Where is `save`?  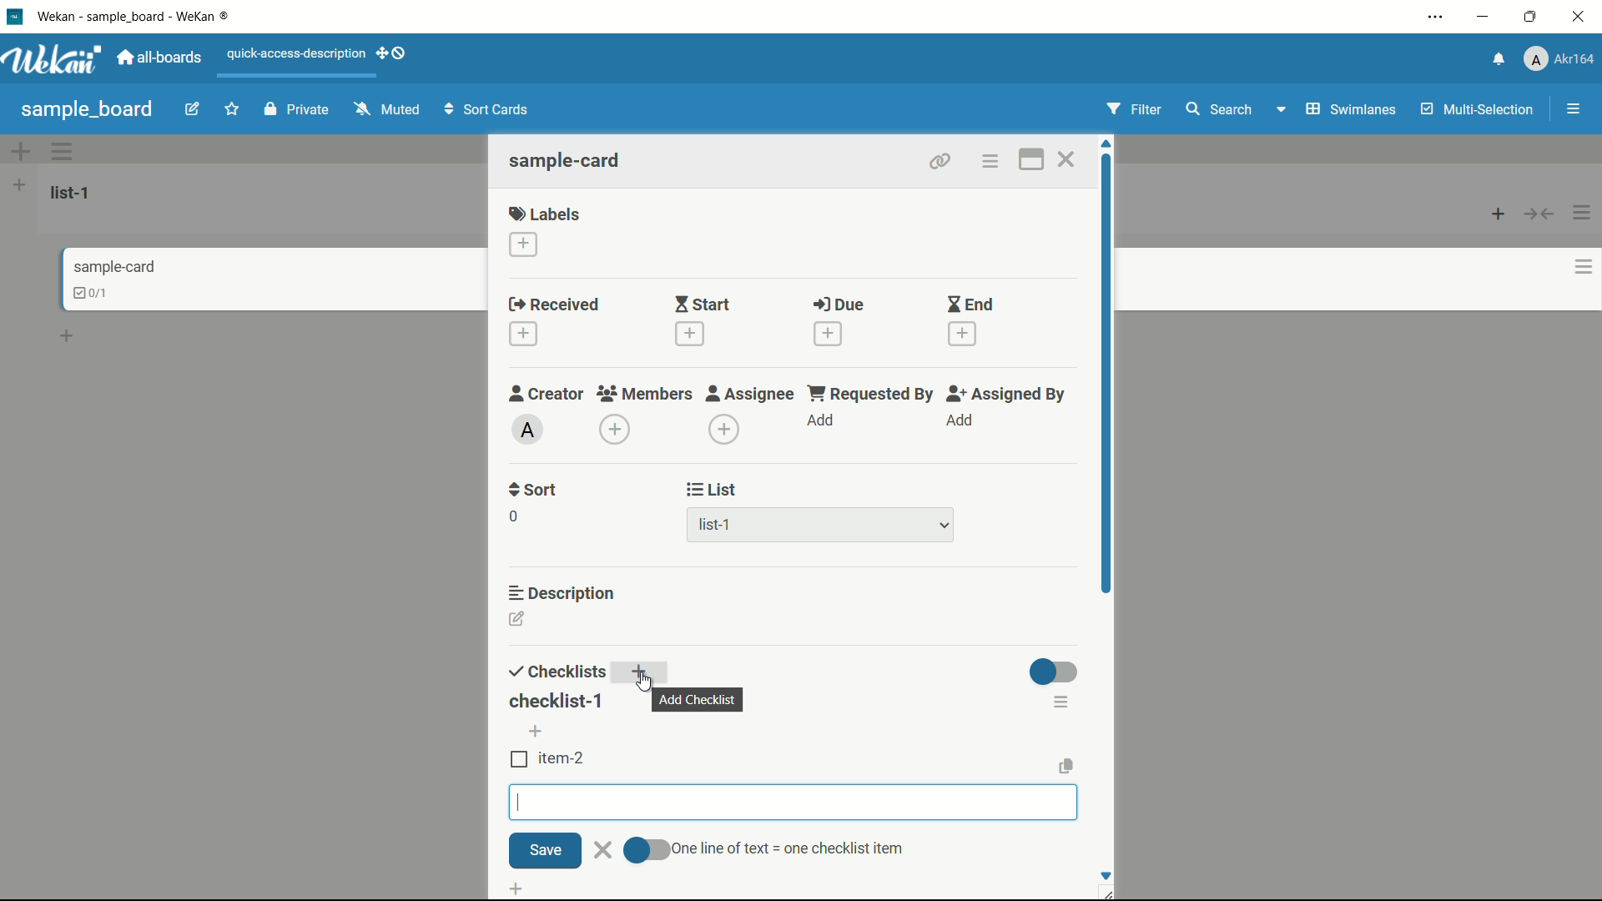
save is located at coordinates (545, 852).